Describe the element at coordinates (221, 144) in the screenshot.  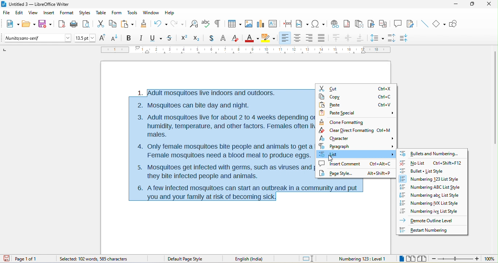
I see `1. |Adult mosquitoes live indoors and outdoors.

2. Mosquitoes can bite day and night.

3. Adult mosquitoes live for about 2 to 4 weeks depending on the species,
humidity, temperature, and other factors. Females often live longer than
males.

4. Only female mosquitoes bite people and animals to get a blood meal.
Female mosquitoes need a blood meal to produce eggs.

5. Mosquitoes get infected with germs, such as viruses and parasites, when
they bite infected people and animals. i

6. Afew infected mosquitoes can start an outbreak in a community and put
you and your family at risk of becoming sick.` at that location.